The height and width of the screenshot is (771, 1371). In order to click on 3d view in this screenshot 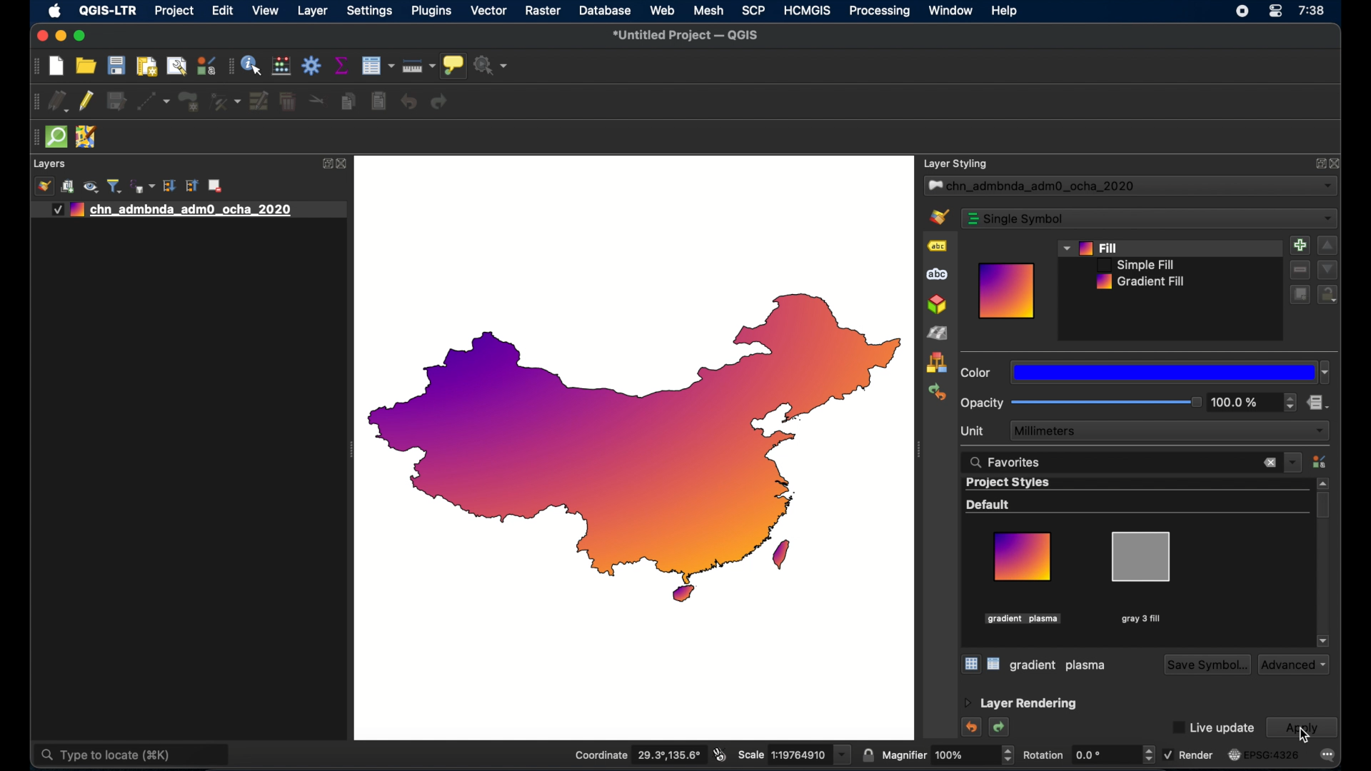, I will do `click(937, 305)`.